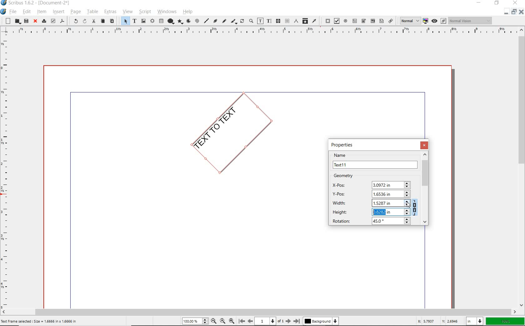 The image size is (525, 326). Describe the element at coordinates (26, 22) in the screenshot. I see `save` at that location.